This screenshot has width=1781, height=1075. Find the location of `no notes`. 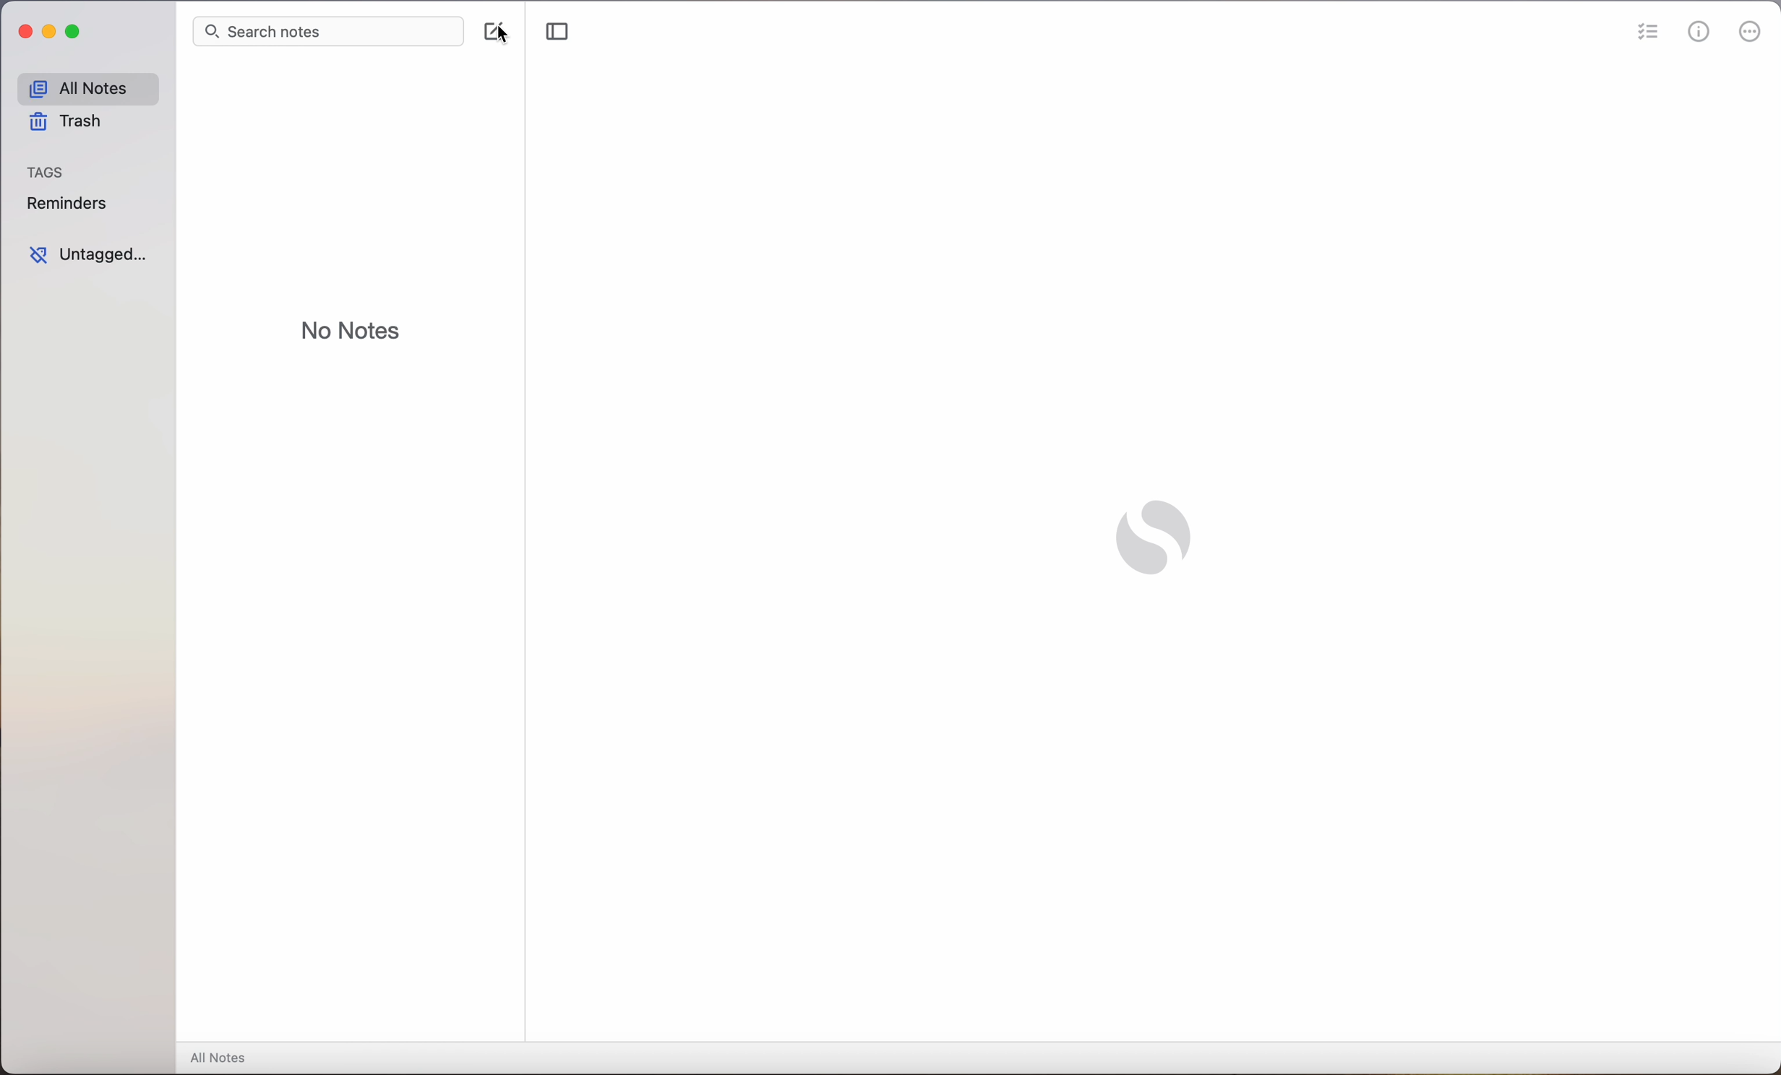

no notes is located at coordinates (347, 334).